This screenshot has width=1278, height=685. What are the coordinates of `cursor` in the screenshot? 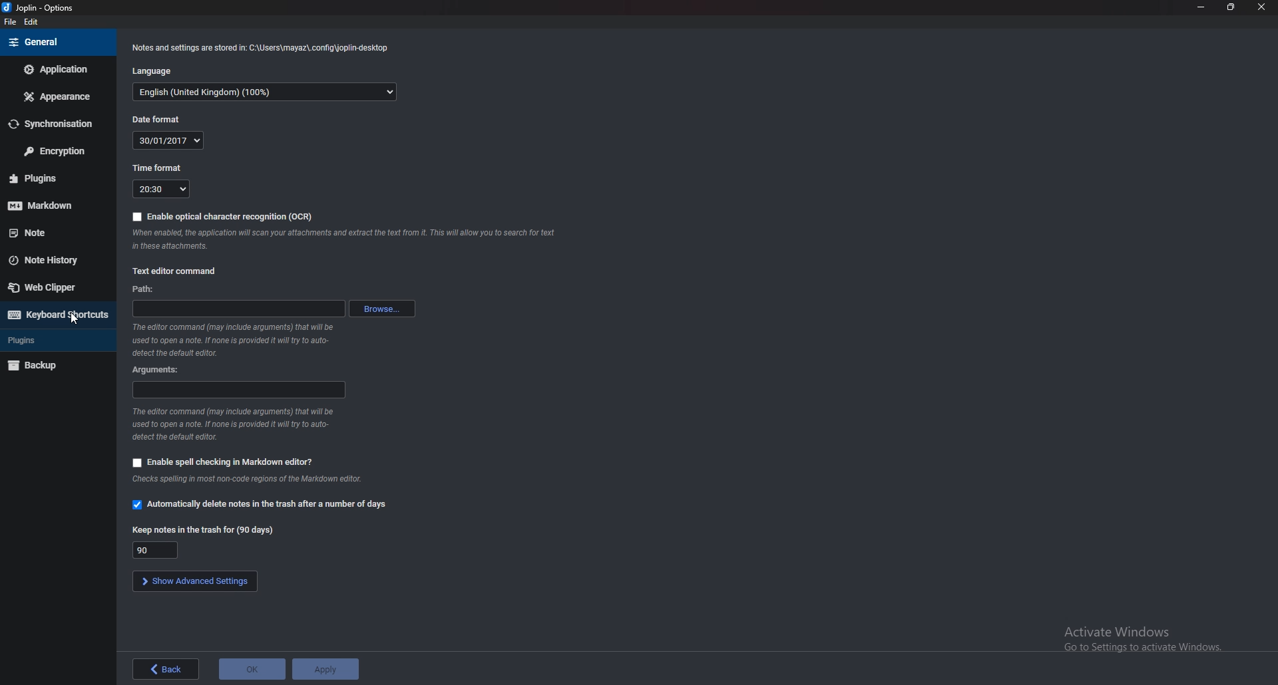 It's located at (73, 320).